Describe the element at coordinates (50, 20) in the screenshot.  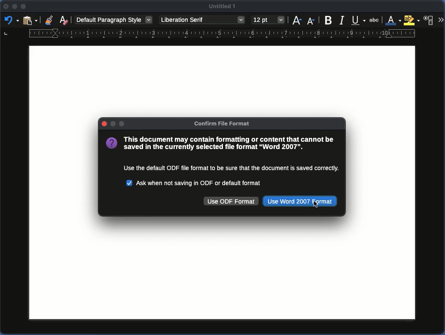
I see `Clone formatting` at that location.